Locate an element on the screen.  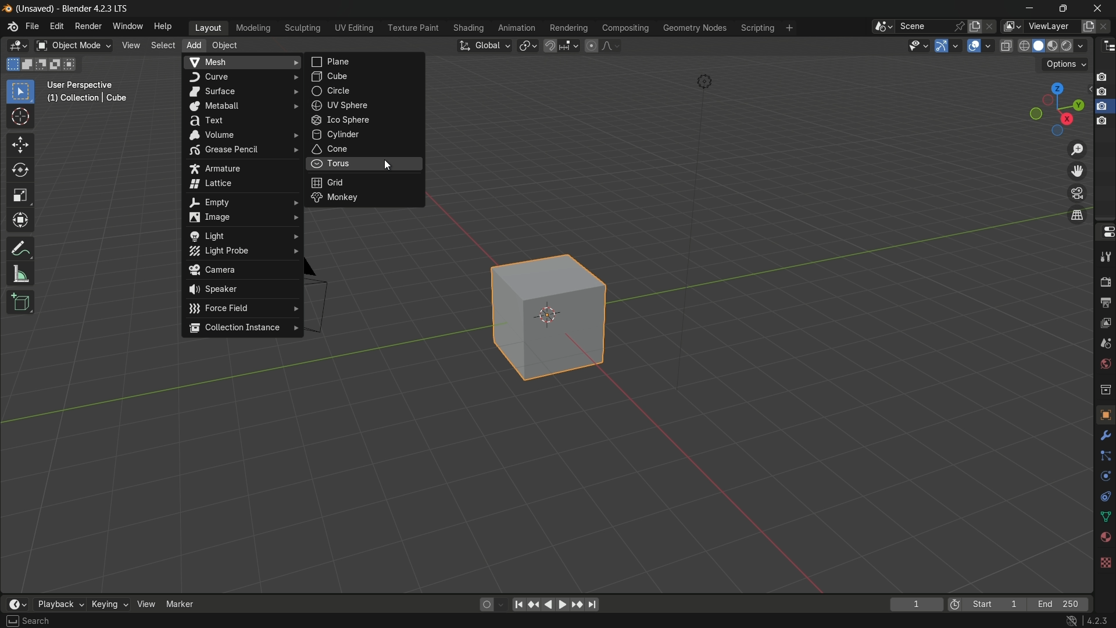
light is located at coordinates (704, 82).